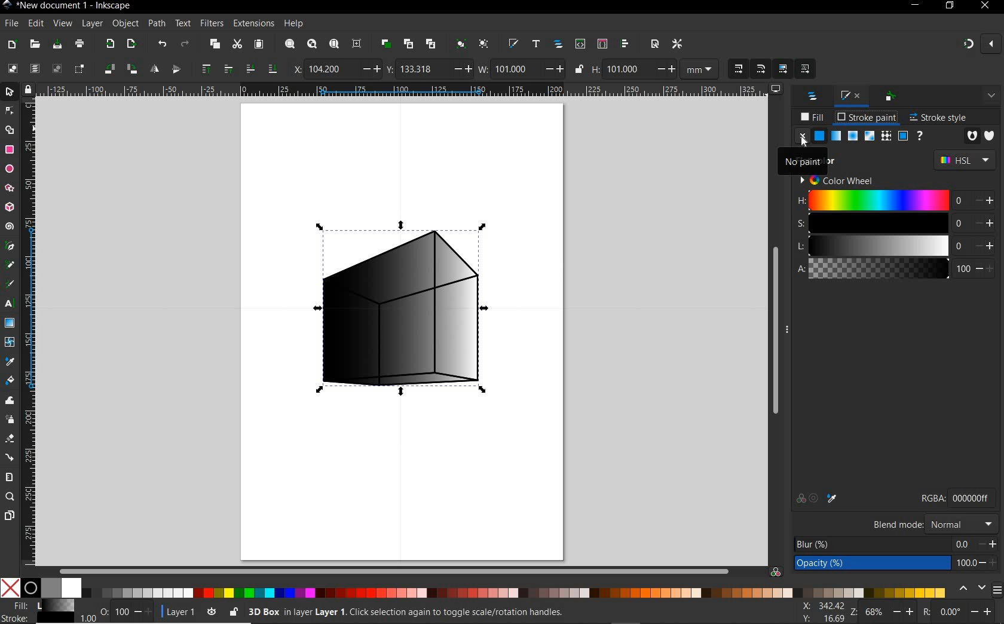  What do you see at coordinates (961, 245) in the screenshot?
I see `0` at bounding box center [961, 245].